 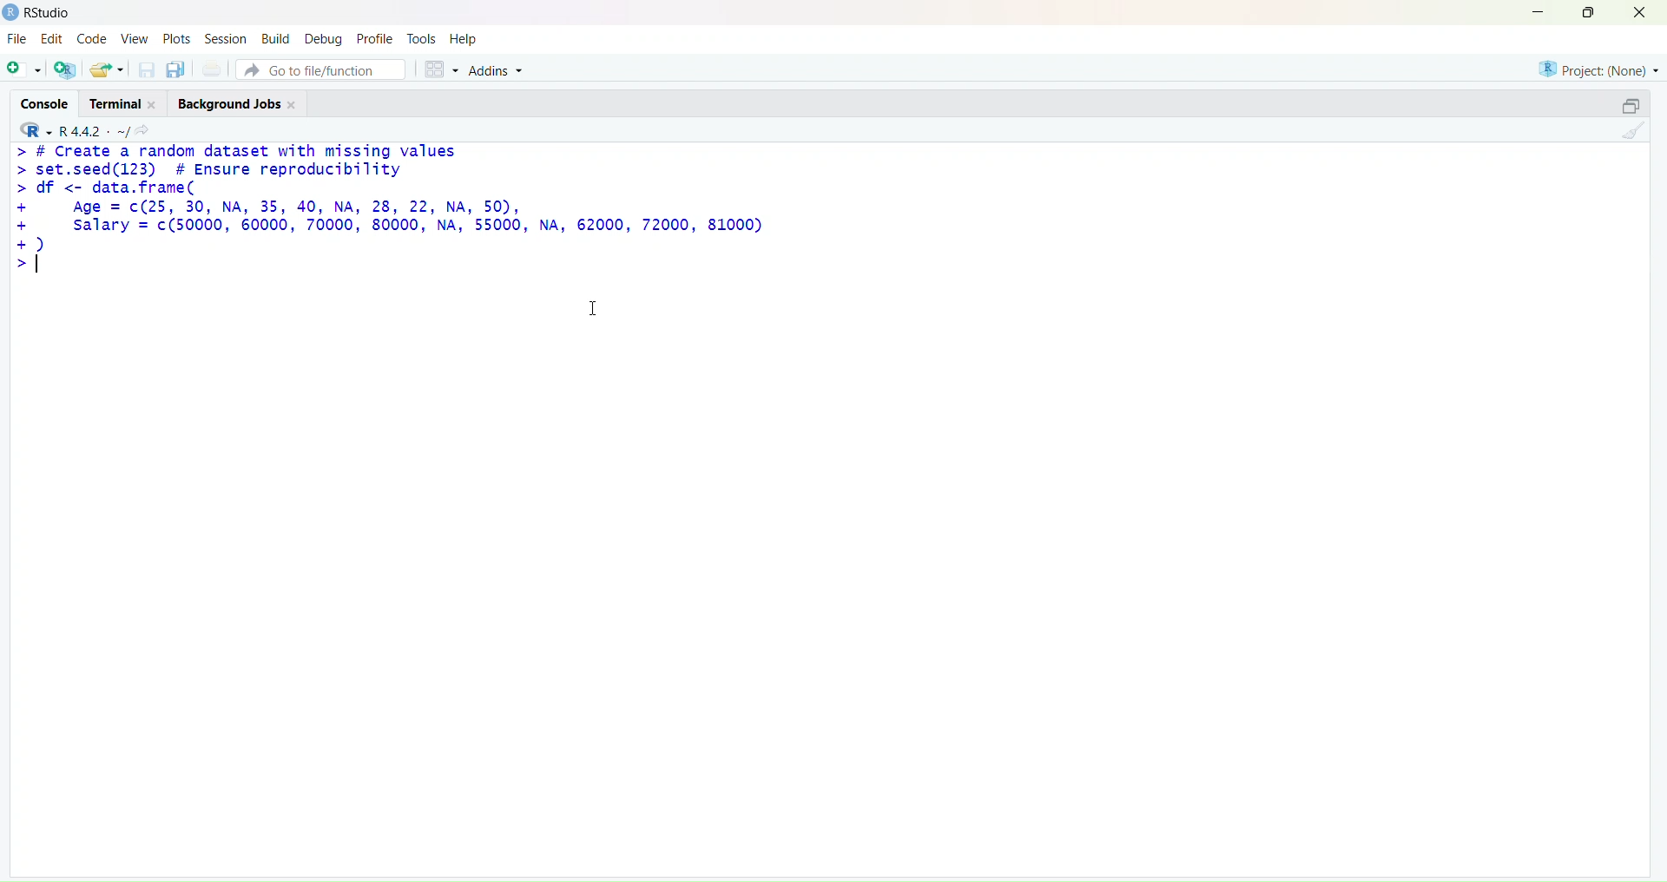 What do you see at coordinates (424, 38) in the screenshot?
I see `tools` at bounding box center [424, 38].